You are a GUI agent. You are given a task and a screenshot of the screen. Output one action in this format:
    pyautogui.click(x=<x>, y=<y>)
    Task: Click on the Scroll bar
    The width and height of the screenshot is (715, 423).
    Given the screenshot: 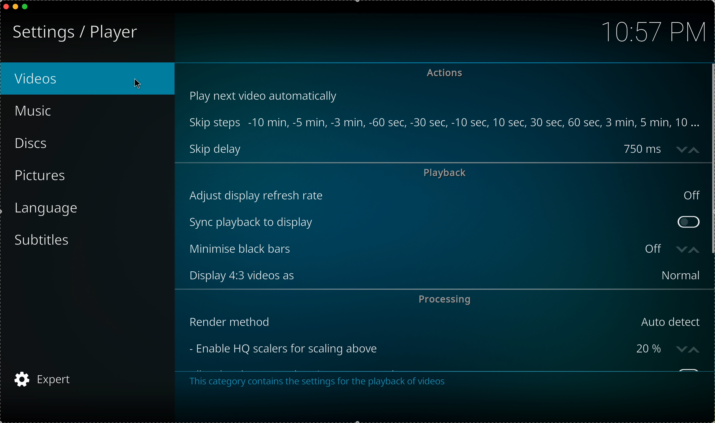 What is the action you would take?
    pyautogui.click(x=710, y=159)
    